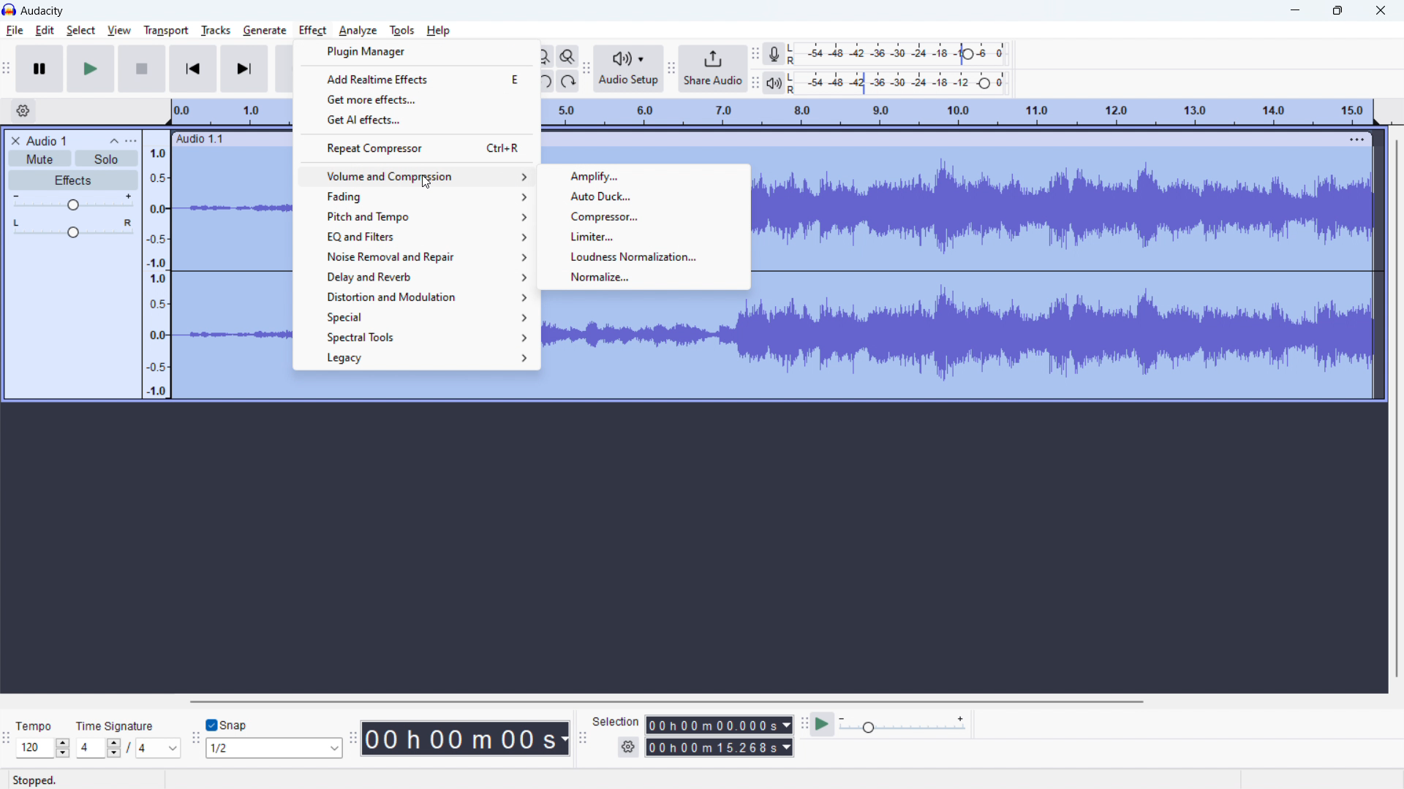  I want to click on snapping toolbar, so click(196, 738).